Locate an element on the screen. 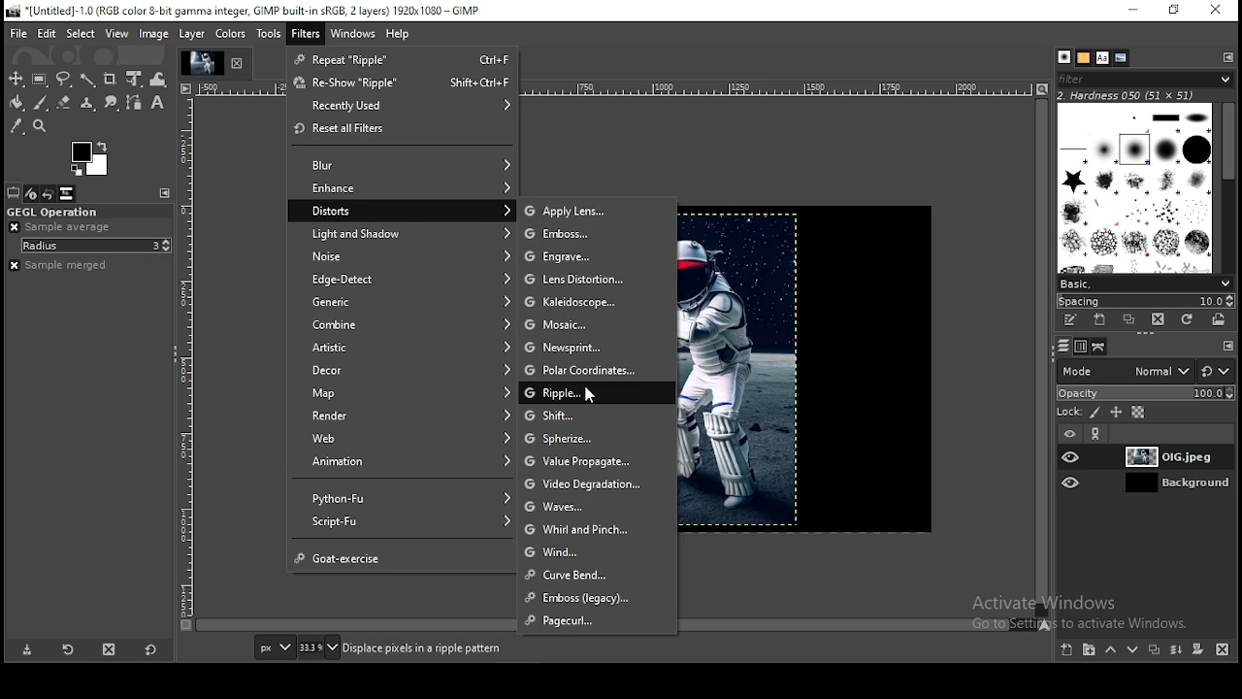  Task Display is located at coordinates (201, 58).